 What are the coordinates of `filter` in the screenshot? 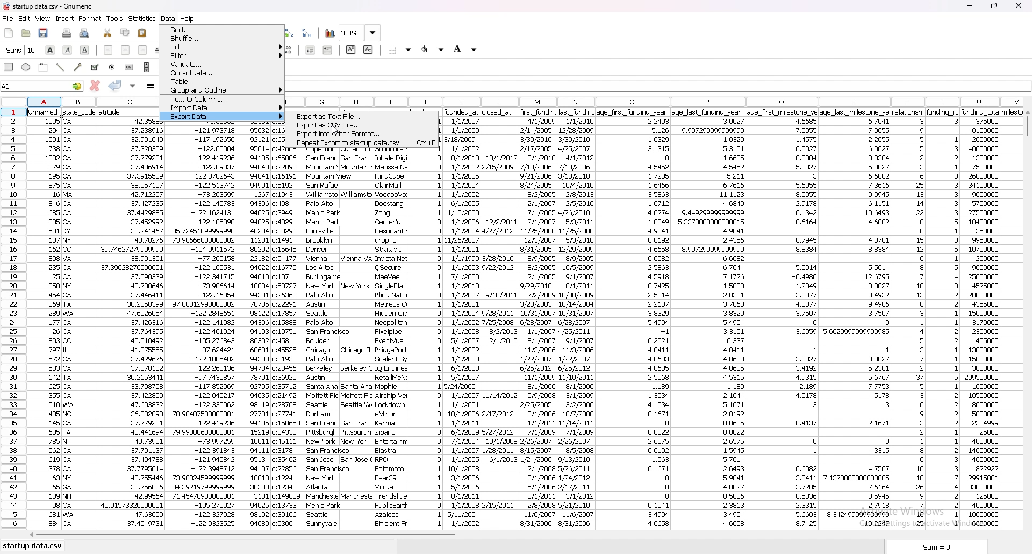 It's located at (222, 55).